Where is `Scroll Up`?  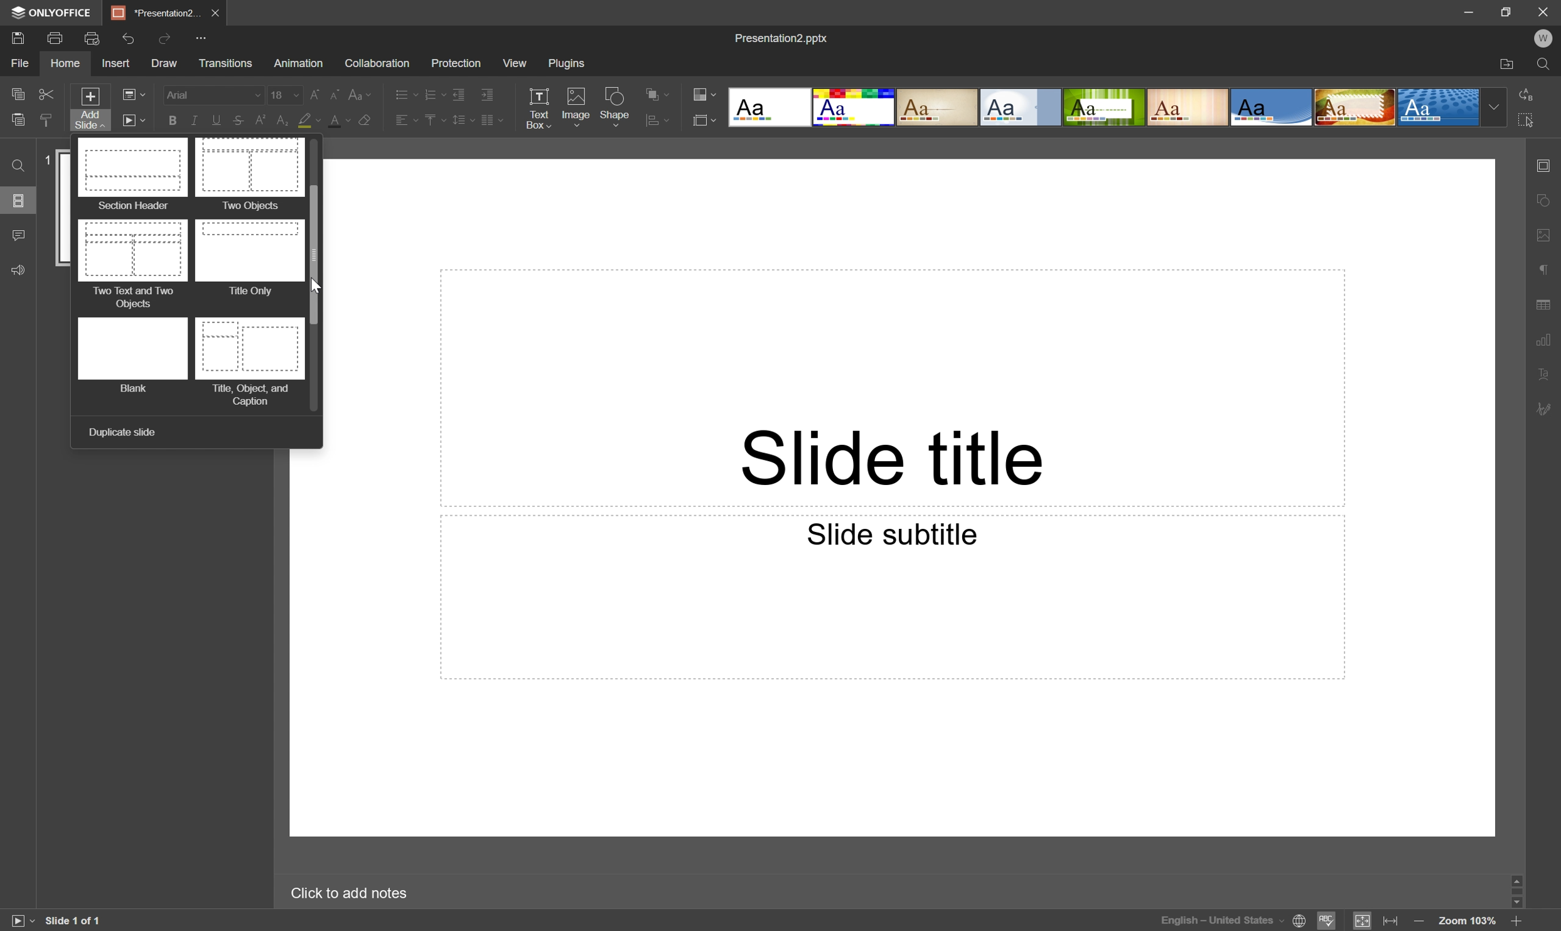
Scroll Up is located at coordinates (1523, 878).